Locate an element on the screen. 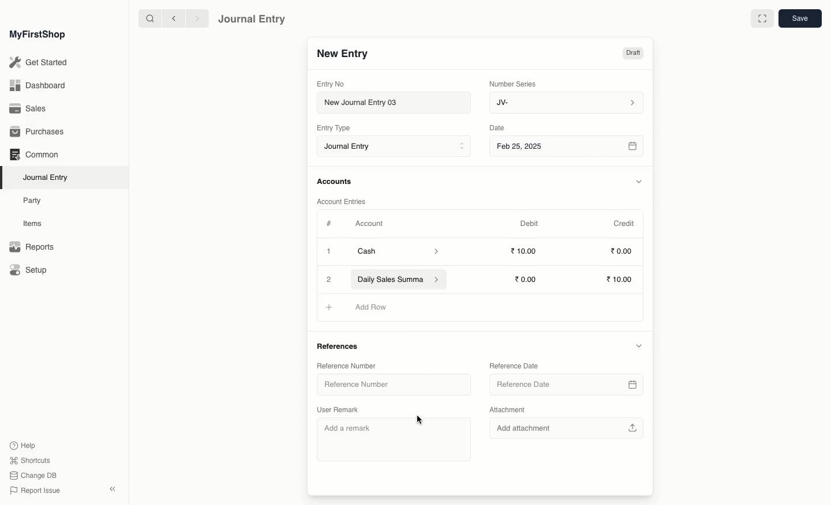 Image resolution: width=831 pixels, height=505 pixels. Add attachment is located at coordinates (565, 427).